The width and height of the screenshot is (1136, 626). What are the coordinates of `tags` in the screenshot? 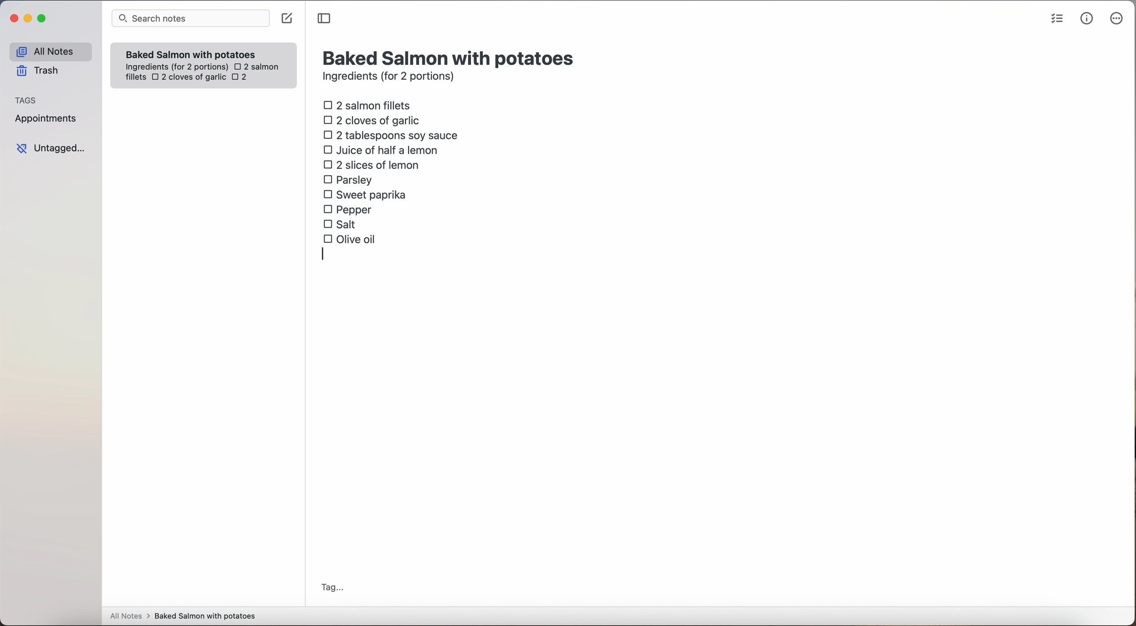 It's located at (26, 99).